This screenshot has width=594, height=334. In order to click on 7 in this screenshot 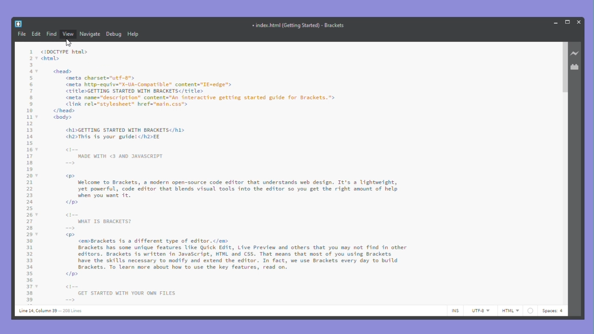, I will do `click(32, 91)`.